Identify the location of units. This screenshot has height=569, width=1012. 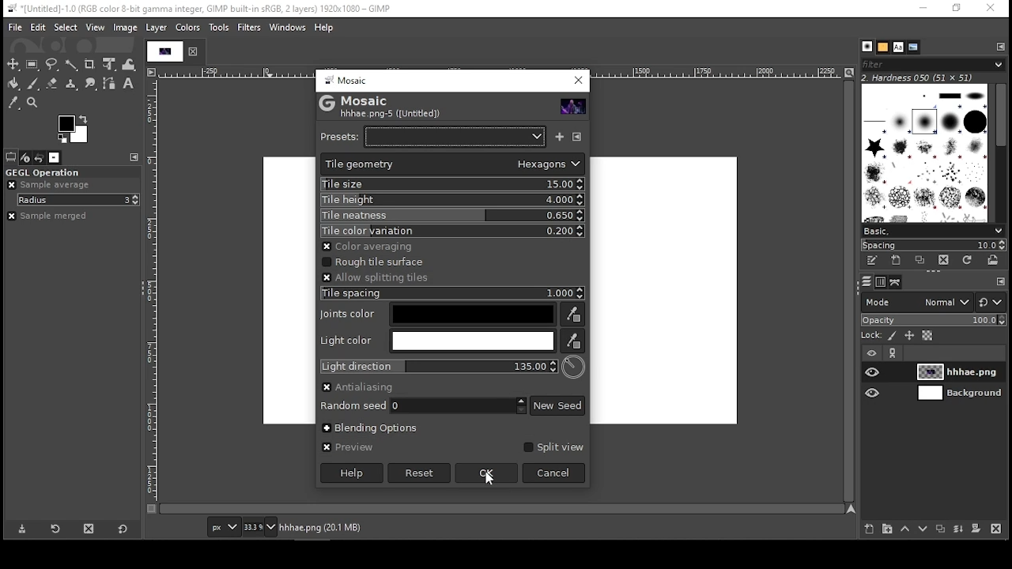
(225, 526).